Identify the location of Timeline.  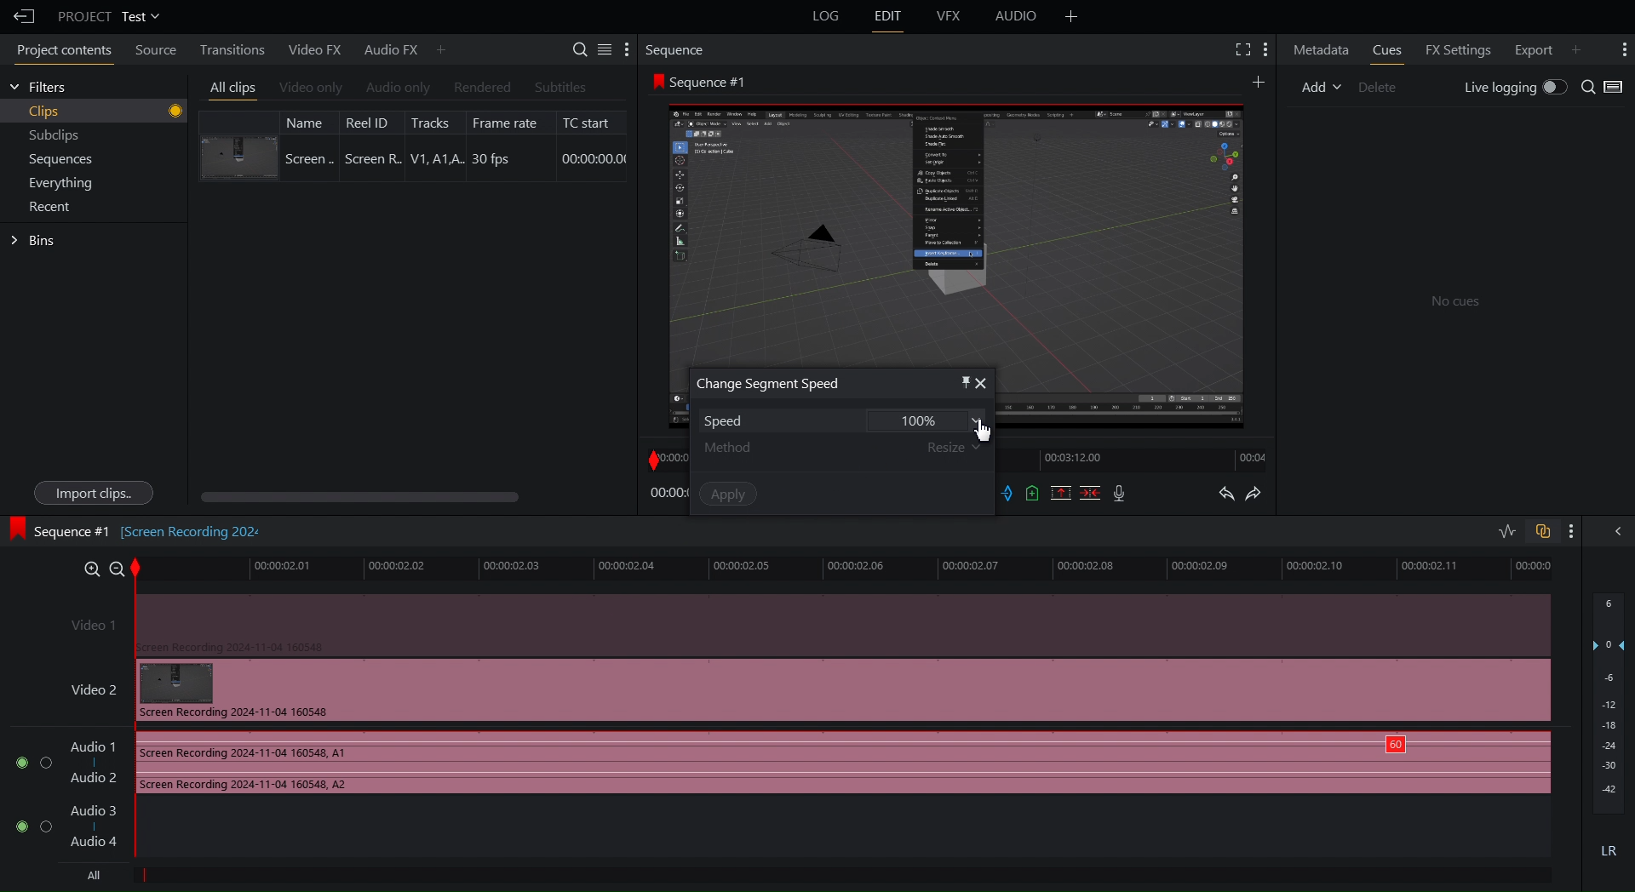
(1139, 460).